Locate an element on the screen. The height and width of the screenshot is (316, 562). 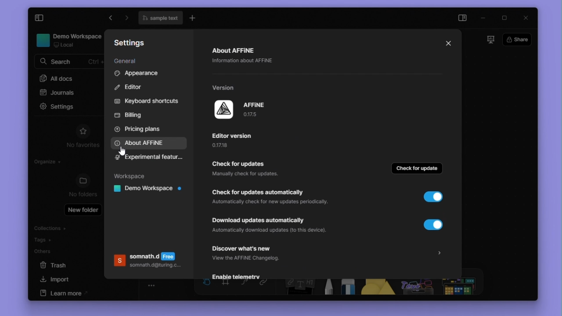
new tab is located at coordinates (194, 18).